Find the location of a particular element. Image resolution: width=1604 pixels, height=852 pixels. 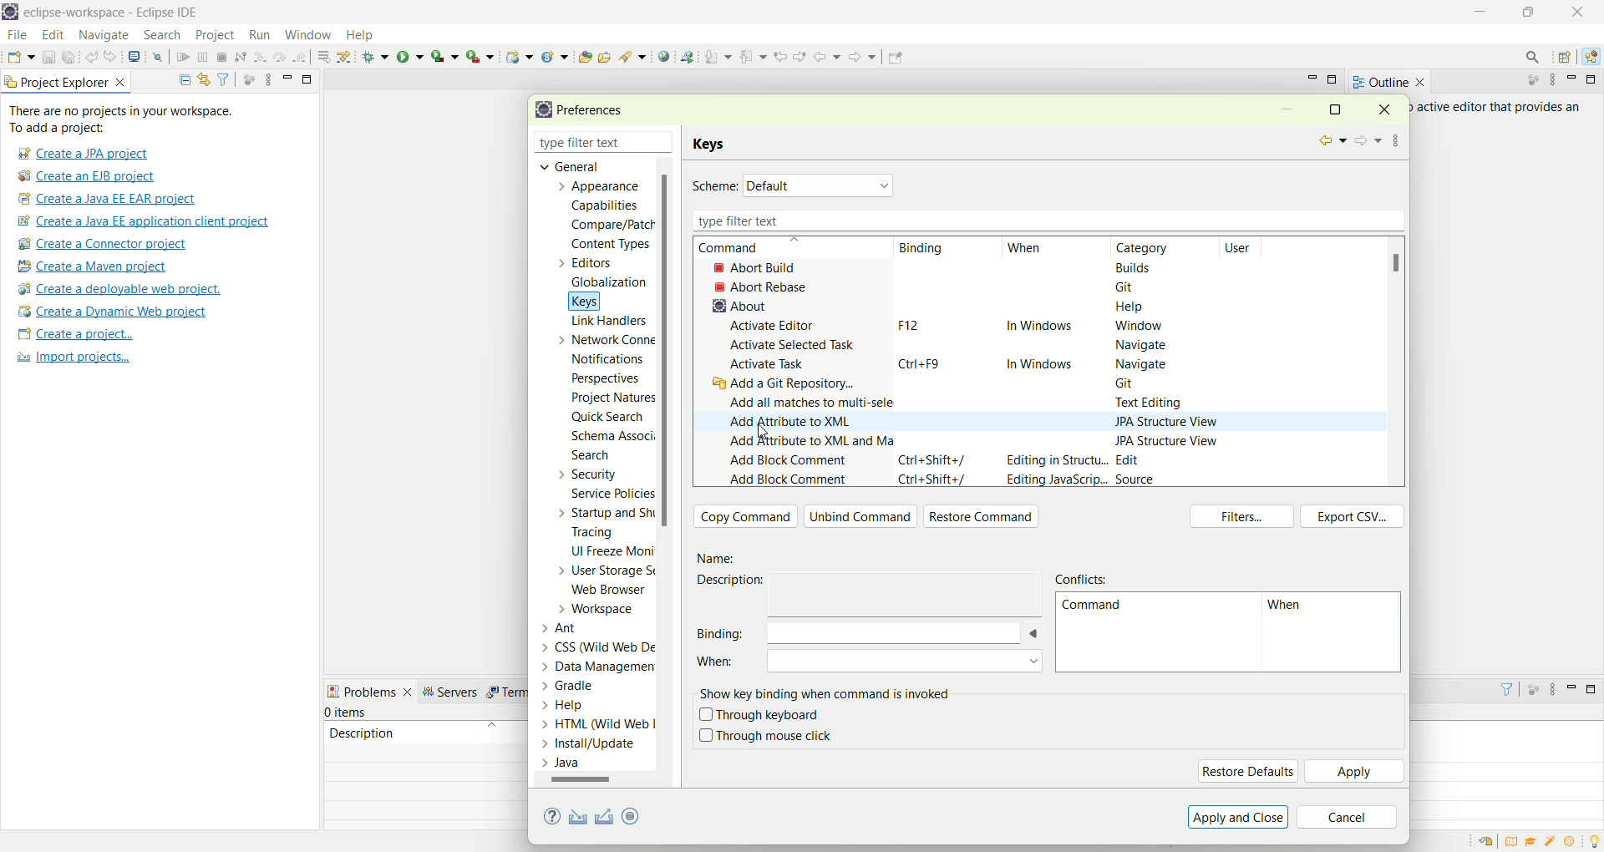

tip of the day is located at coordinates (1594, 839).